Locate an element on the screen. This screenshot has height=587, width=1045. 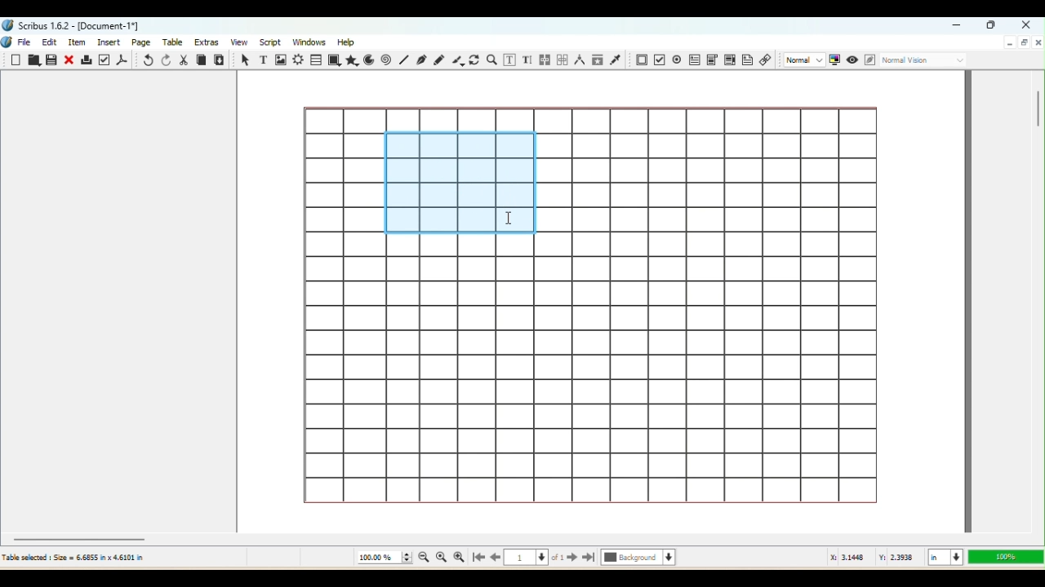
Logo is located at coordinates (7, 43).